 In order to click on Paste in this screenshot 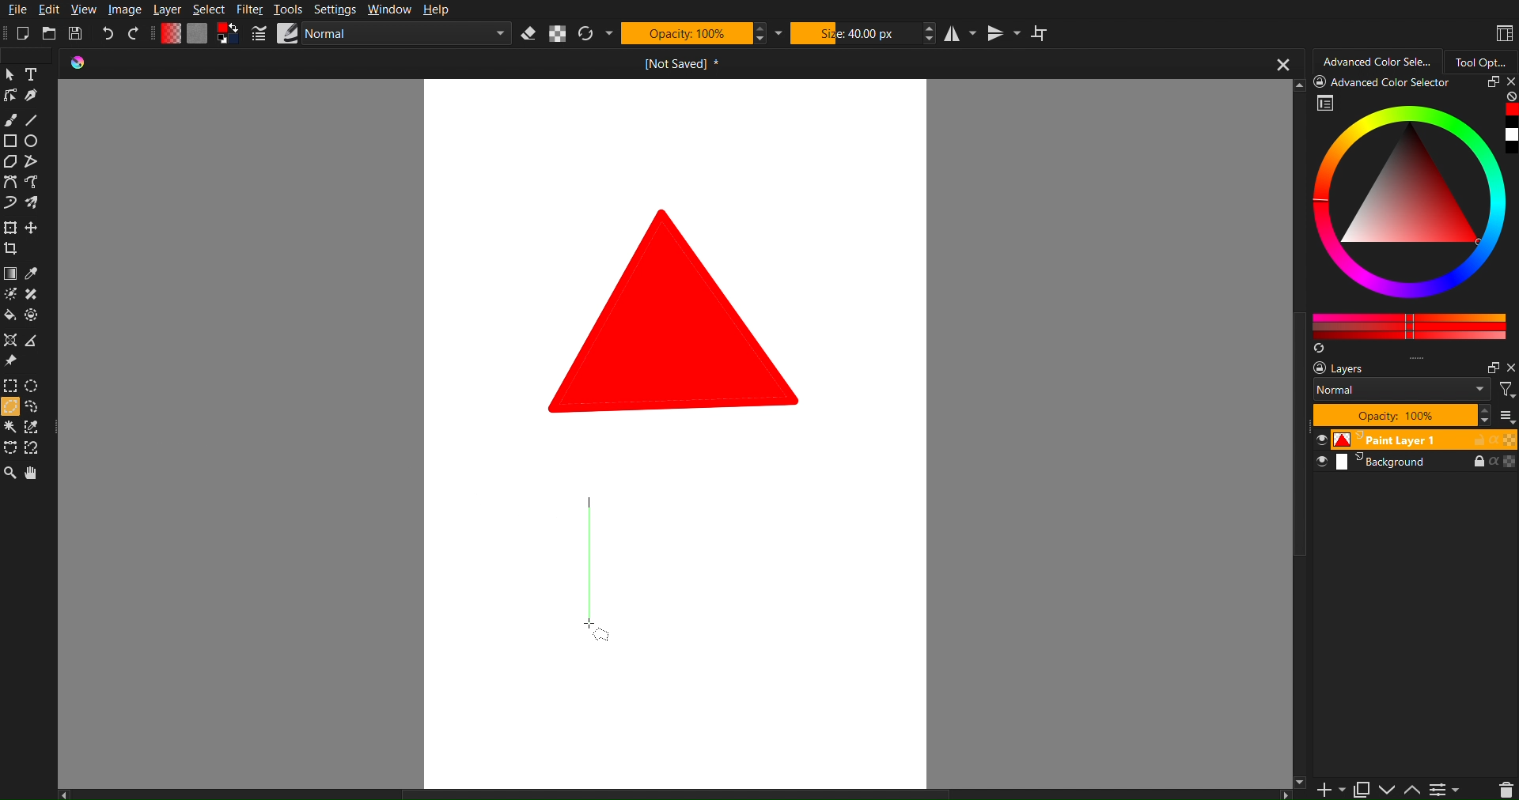, I will do `click(1361, 787)`.